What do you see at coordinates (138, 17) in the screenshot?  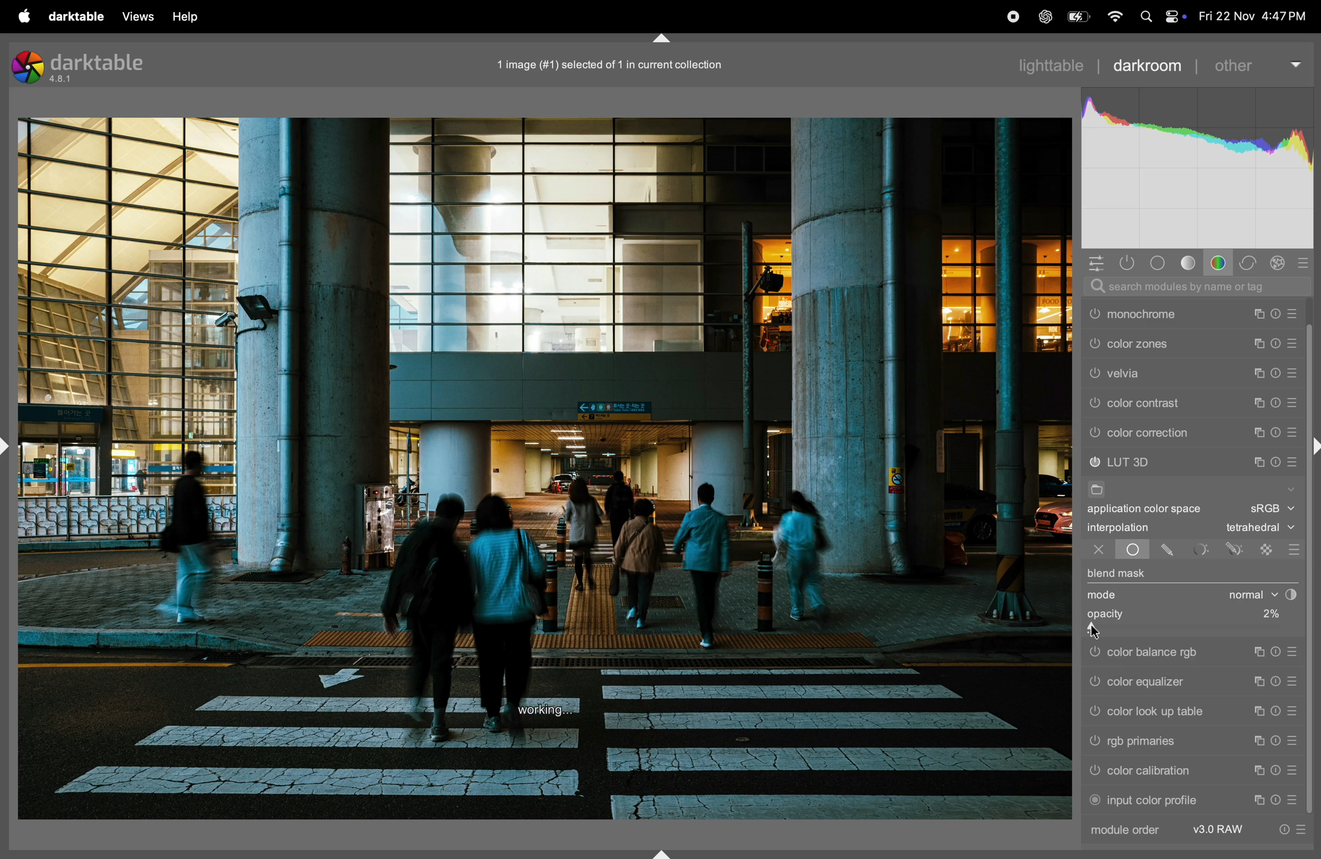 I see `views` at bounding box center [138, 17].